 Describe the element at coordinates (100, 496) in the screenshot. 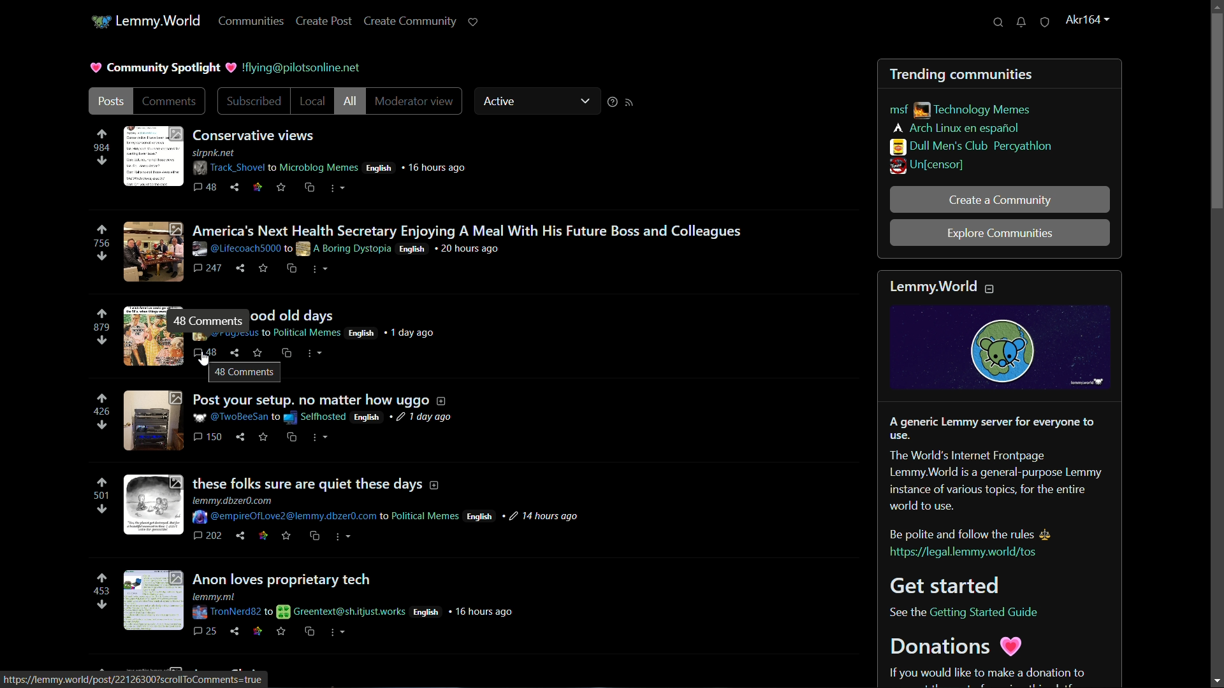

I see `number of votes` at that location.